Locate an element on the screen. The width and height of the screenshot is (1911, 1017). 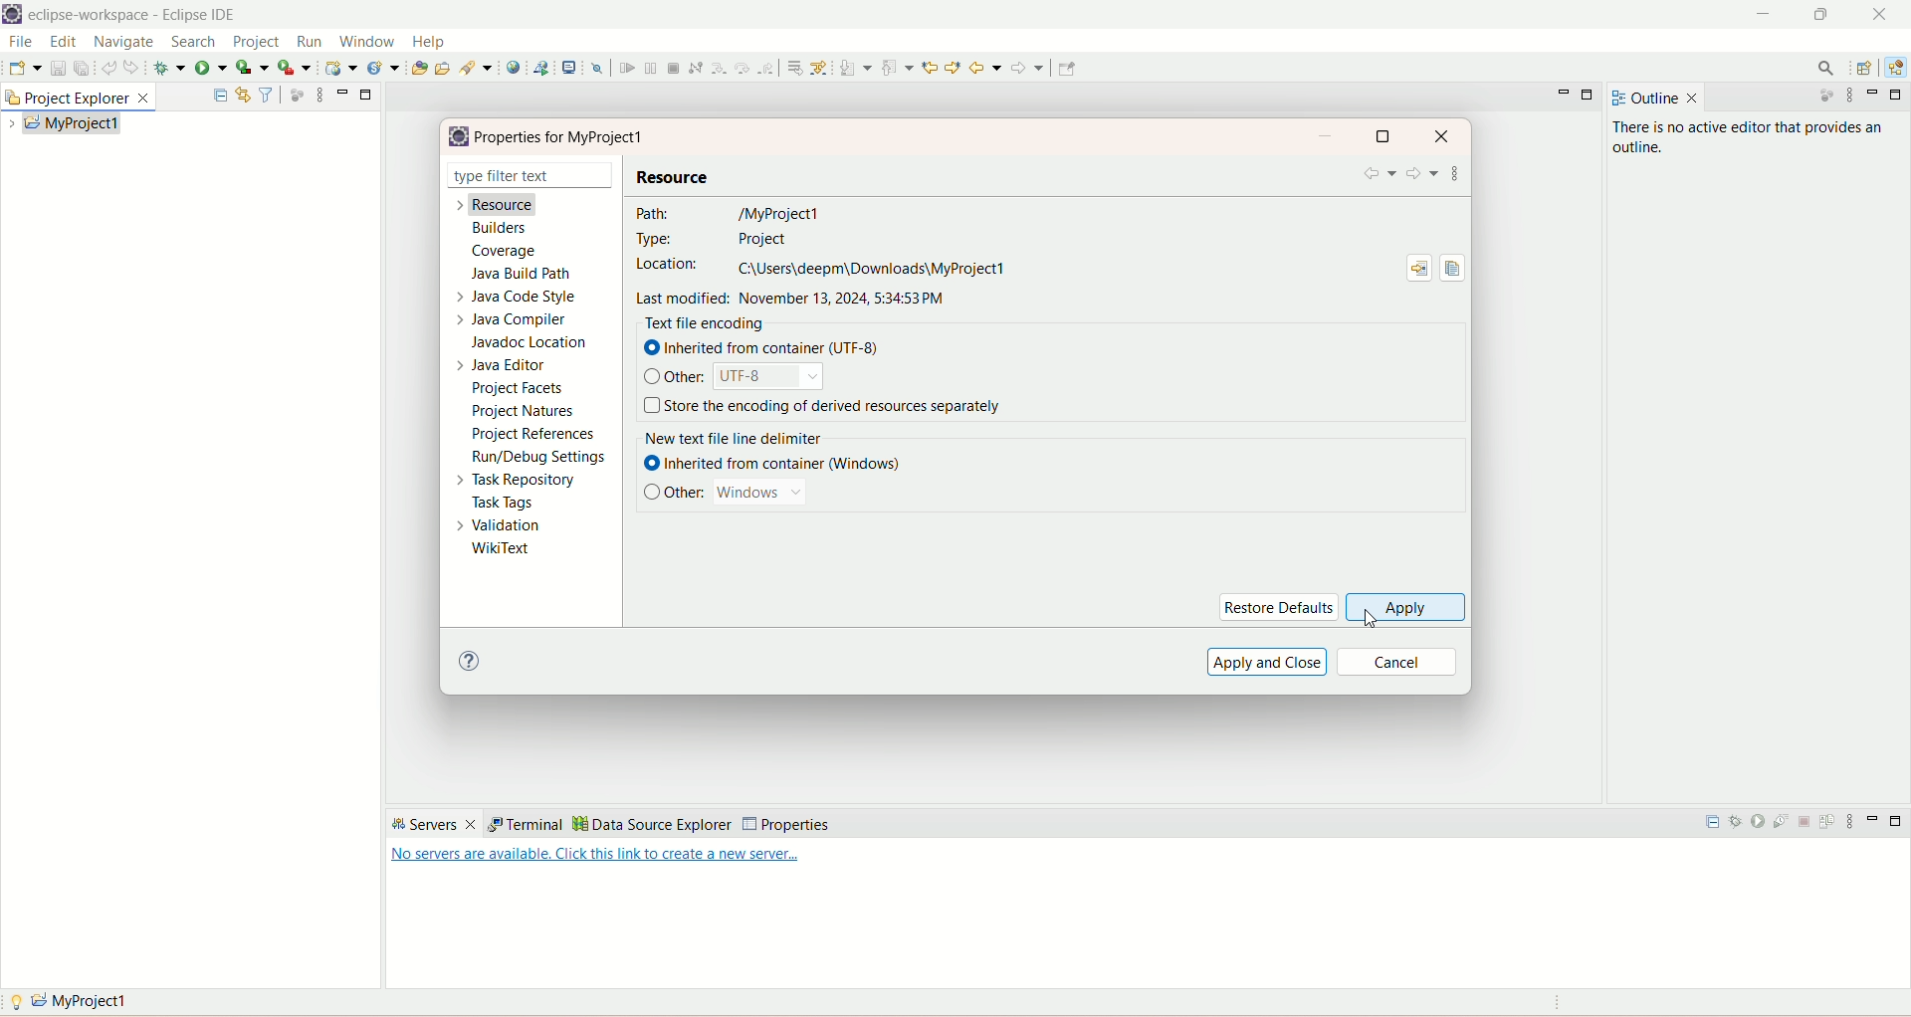
previous edit location is located at coordinates (953, 69).